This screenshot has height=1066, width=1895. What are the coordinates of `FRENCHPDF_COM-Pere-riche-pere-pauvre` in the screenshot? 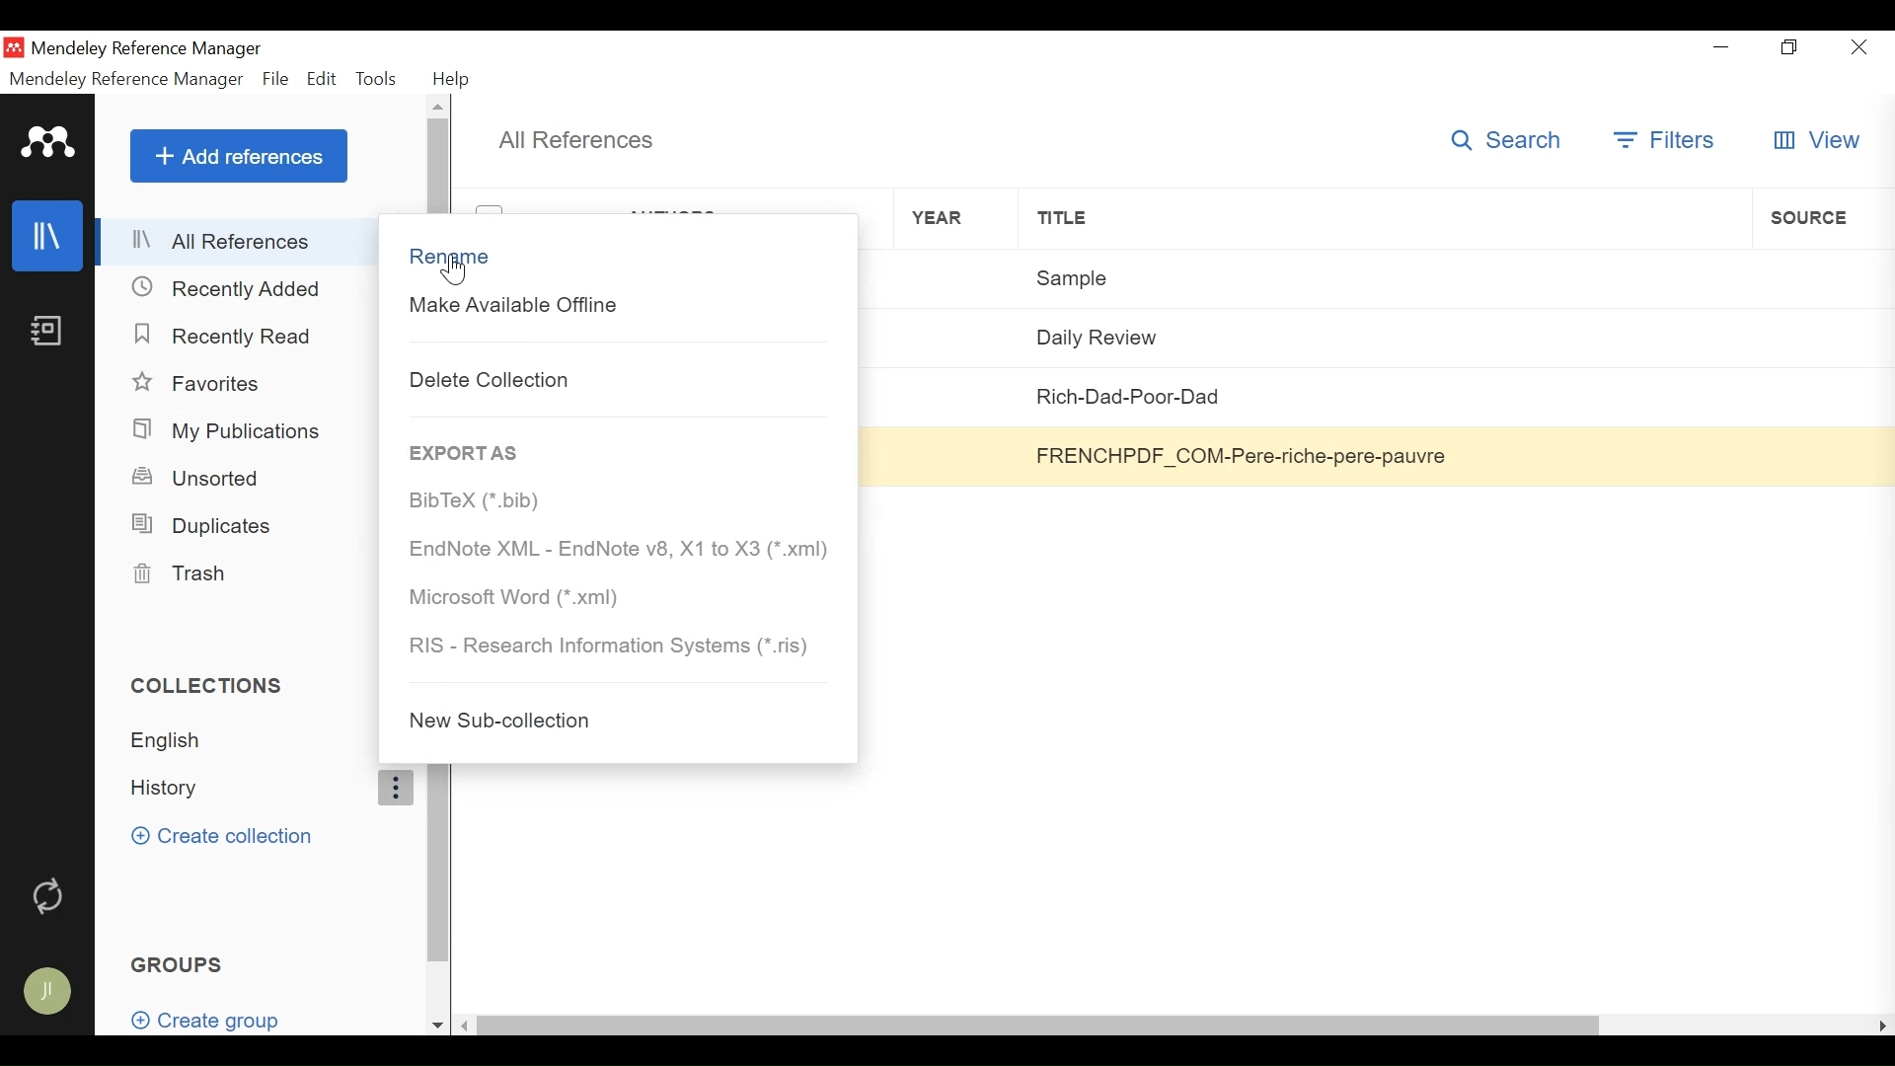 It's located at (1383, 455).